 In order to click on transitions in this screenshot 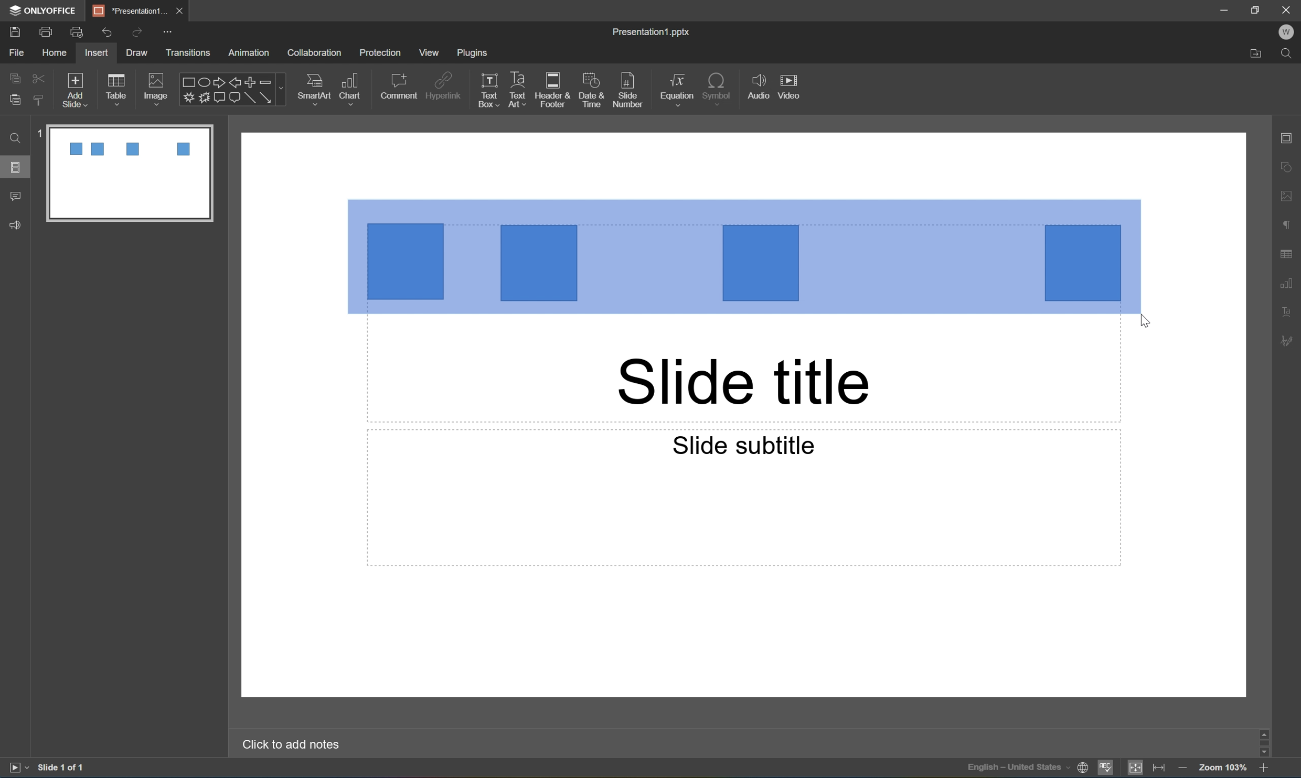, I will do `click(189, 52)`.